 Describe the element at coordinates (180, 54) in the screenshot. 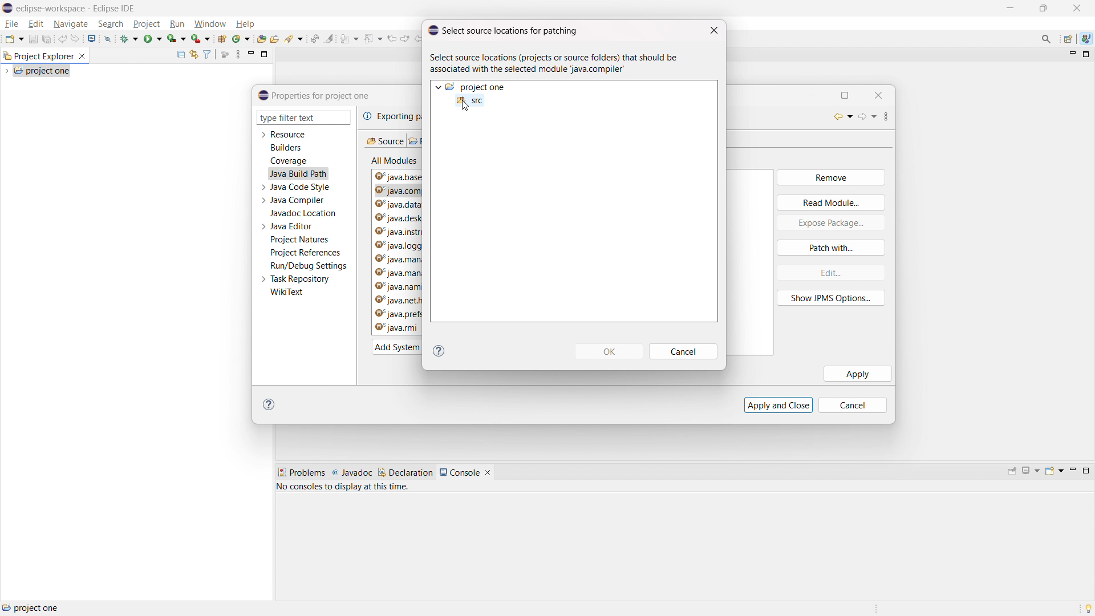

I see `collapse all` at that location.